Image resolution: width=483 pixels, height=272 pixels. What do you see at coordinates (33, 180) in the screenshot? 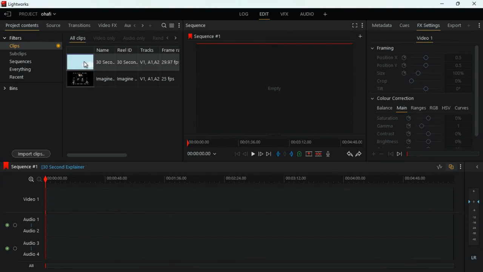
I see `zoom` at bounding box center [33, 180].